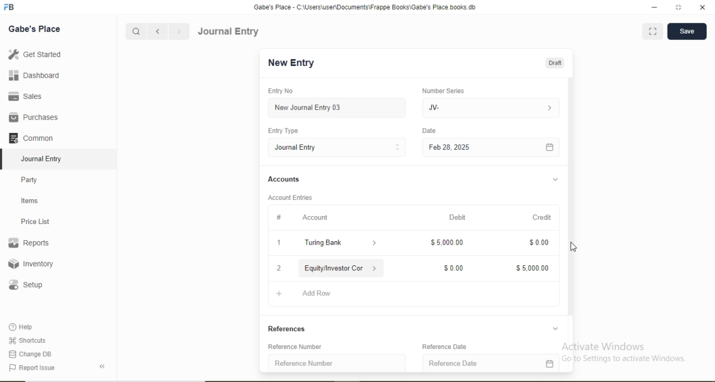 The image size is (715, 382). I want to click on 1, so click(279, 242).